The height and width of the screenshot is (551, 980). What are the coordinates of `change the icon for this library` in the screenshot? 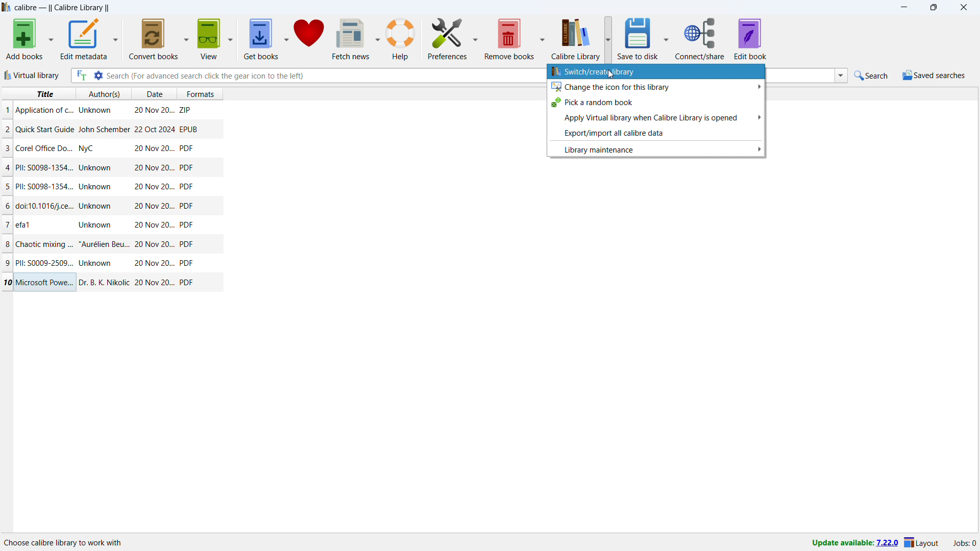 It's located at (655, 87).